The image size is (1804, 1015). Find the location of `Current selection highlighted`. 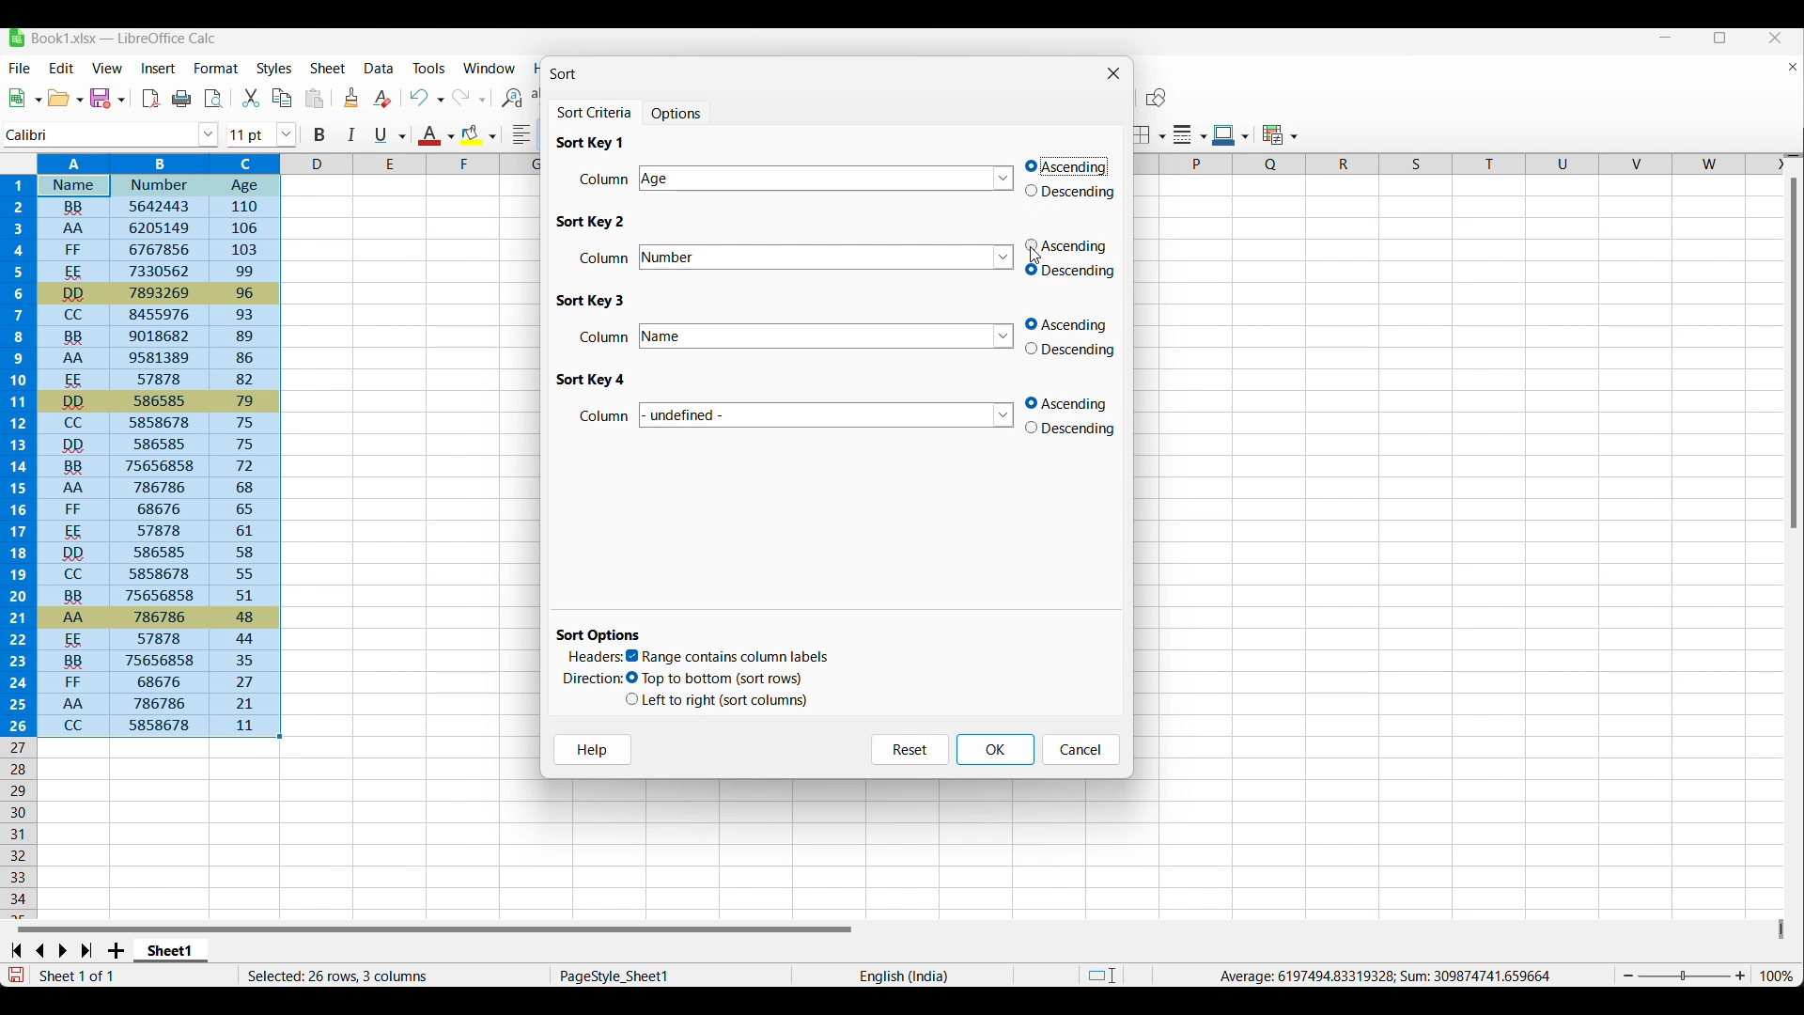

Current selection highlighted is located at coordinates (143, 445).